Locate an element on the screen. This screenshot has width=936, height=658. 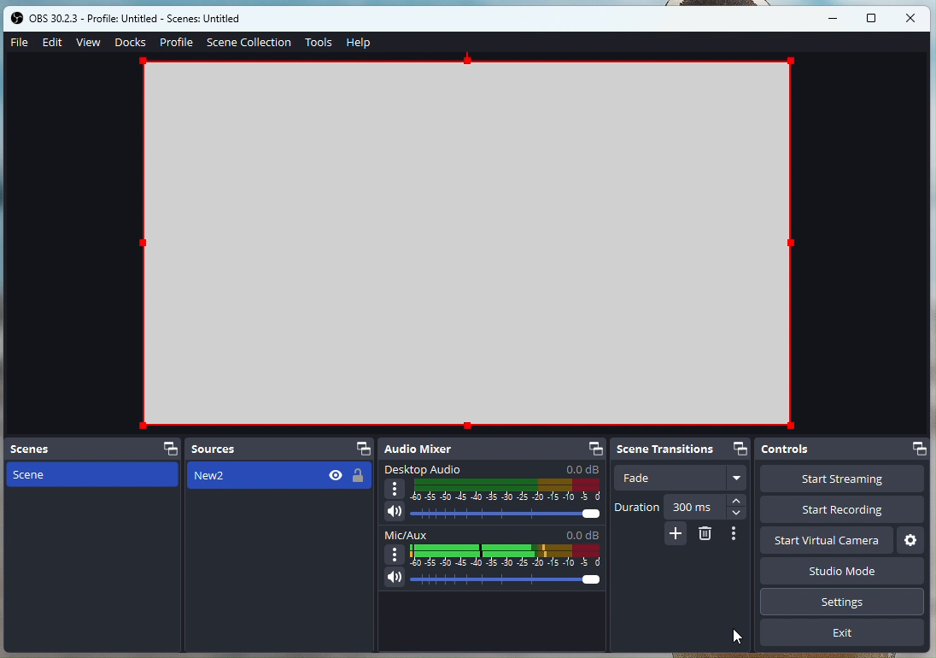
Start streaming is located at coordinates (844, 479).